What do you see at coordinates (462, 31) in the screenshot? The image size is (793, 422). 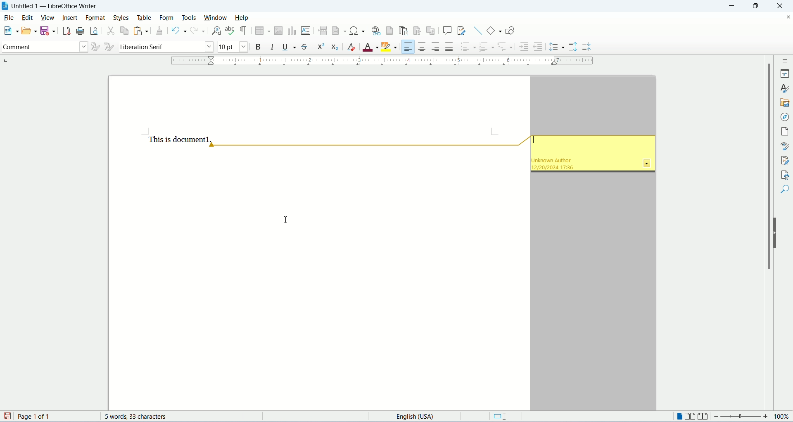 I see `show track changes` at bounding box center [462, 31].